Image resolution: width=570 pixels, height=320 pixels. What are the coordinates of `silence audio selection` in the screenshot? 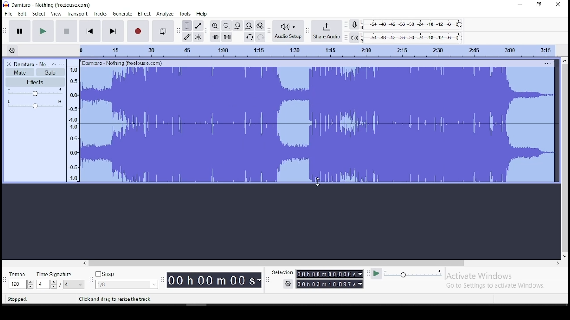 It's located at (227, 36).